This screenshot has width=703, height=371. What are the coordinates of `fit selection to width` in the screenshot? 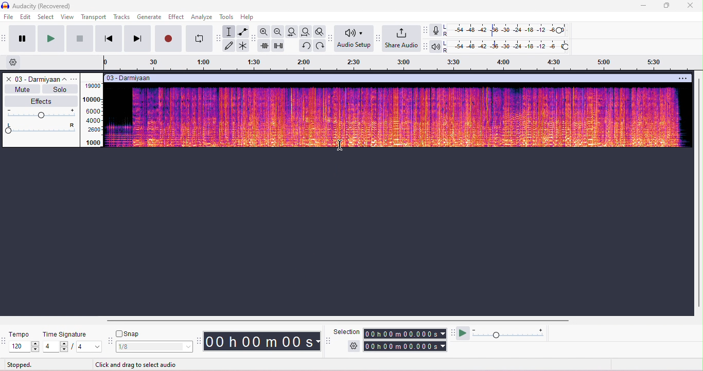 It's located at (293, 32).